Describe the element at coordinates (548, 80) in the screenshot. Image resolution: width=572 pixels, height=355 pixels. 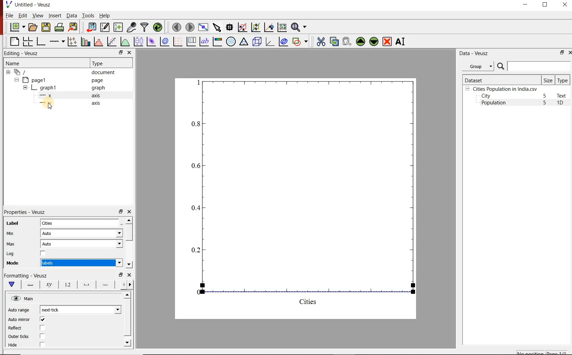
I see `Size` at that location.